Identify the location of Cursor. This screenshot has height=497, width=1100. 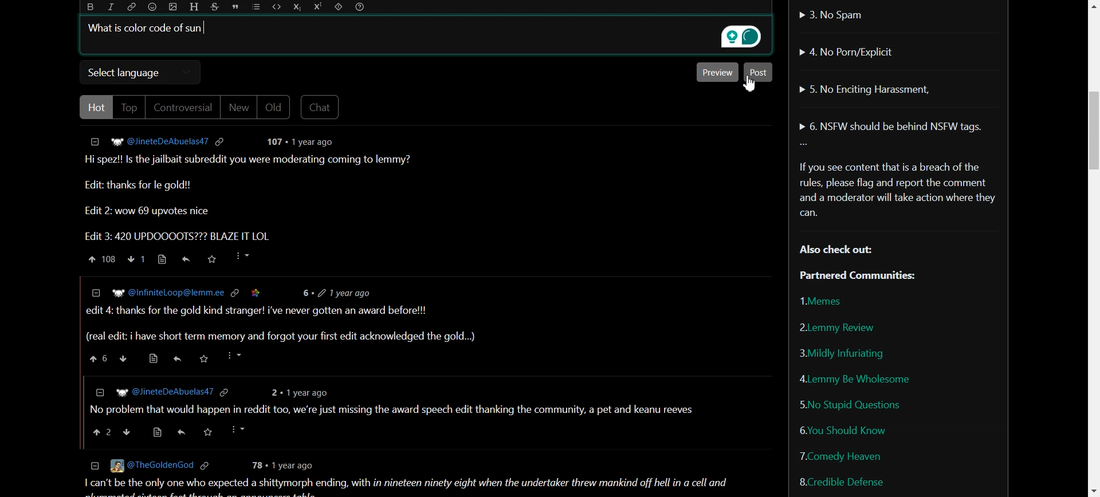
(749, 83).